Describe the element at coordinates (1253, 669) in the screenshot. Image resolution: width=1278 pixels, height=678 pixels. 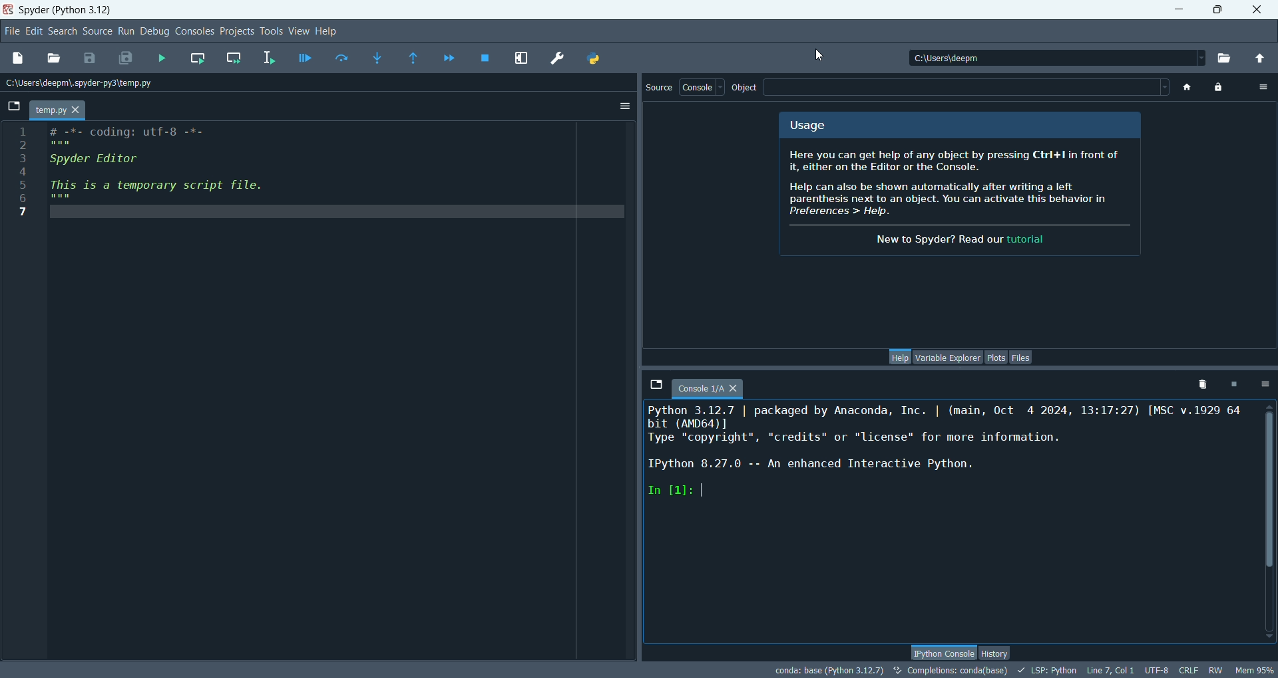
I see `Mem` at that location.